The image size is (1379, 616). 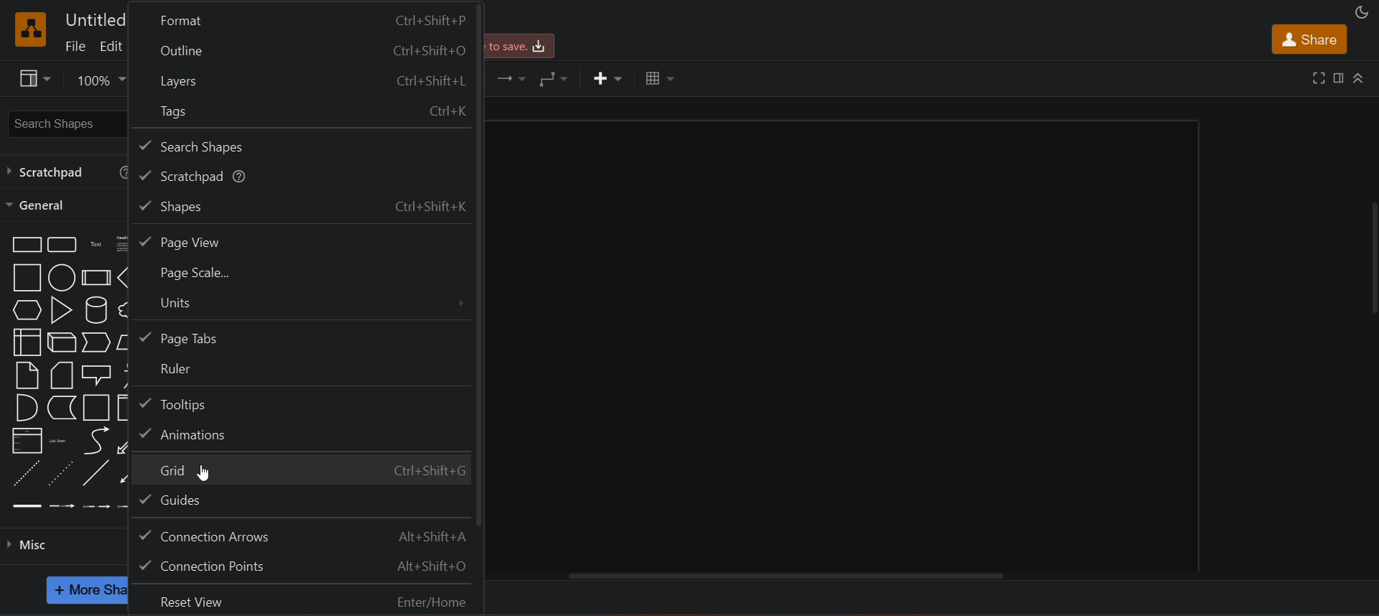 I want to click on insert, so click(x=610, y=78).